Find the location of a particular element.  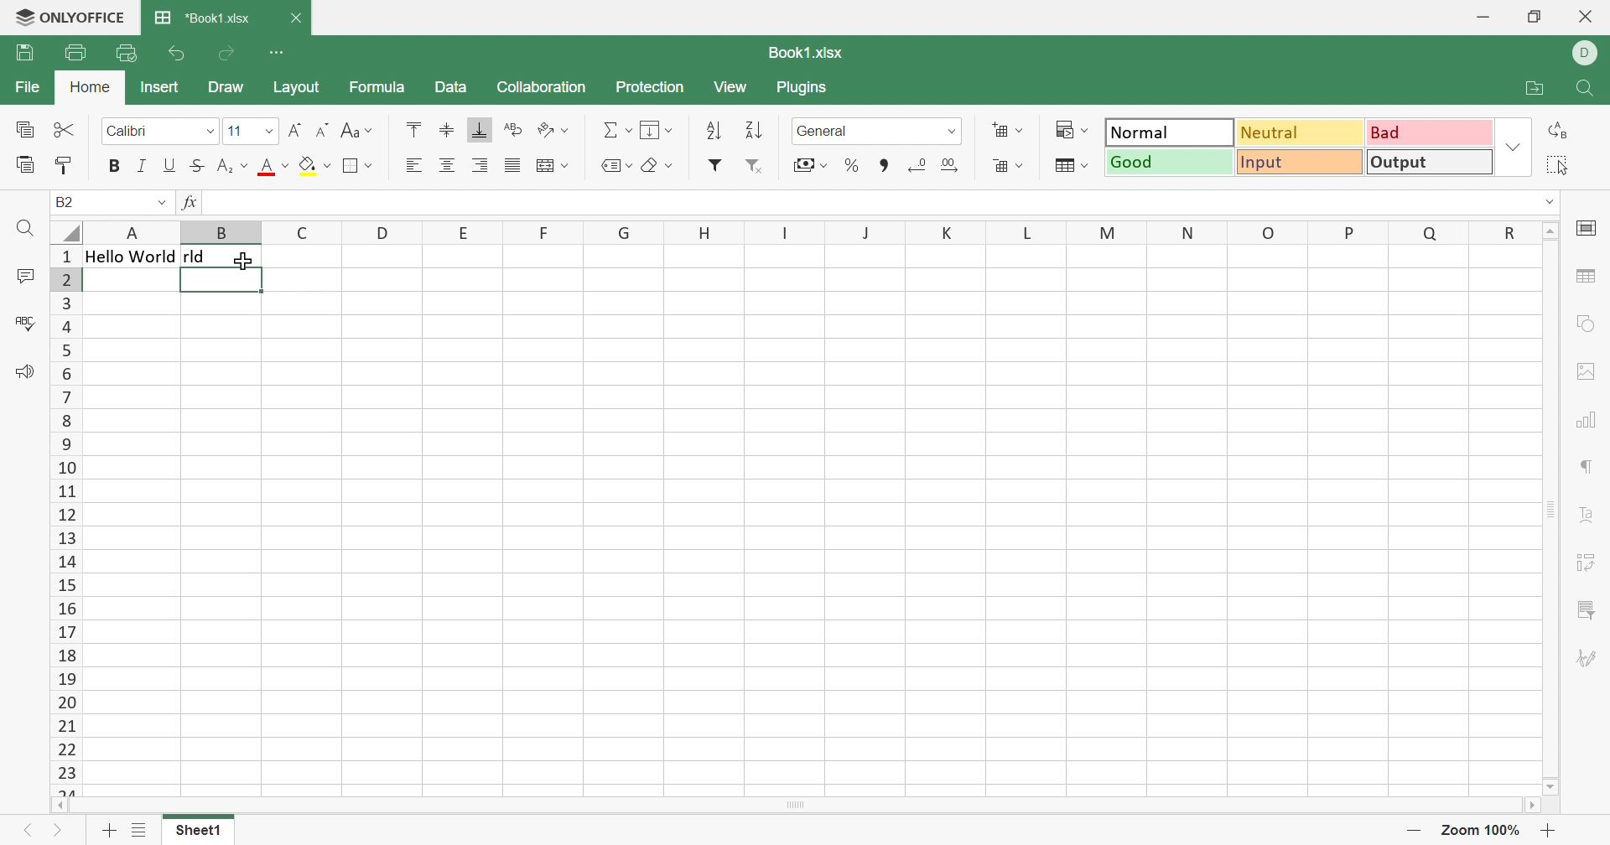

Row numbers is located at coordinates (65, 518).